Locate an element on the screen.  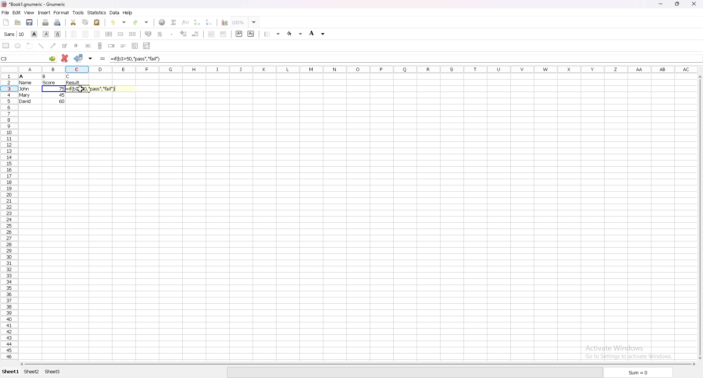
75 is located at coordinates (62, 89).